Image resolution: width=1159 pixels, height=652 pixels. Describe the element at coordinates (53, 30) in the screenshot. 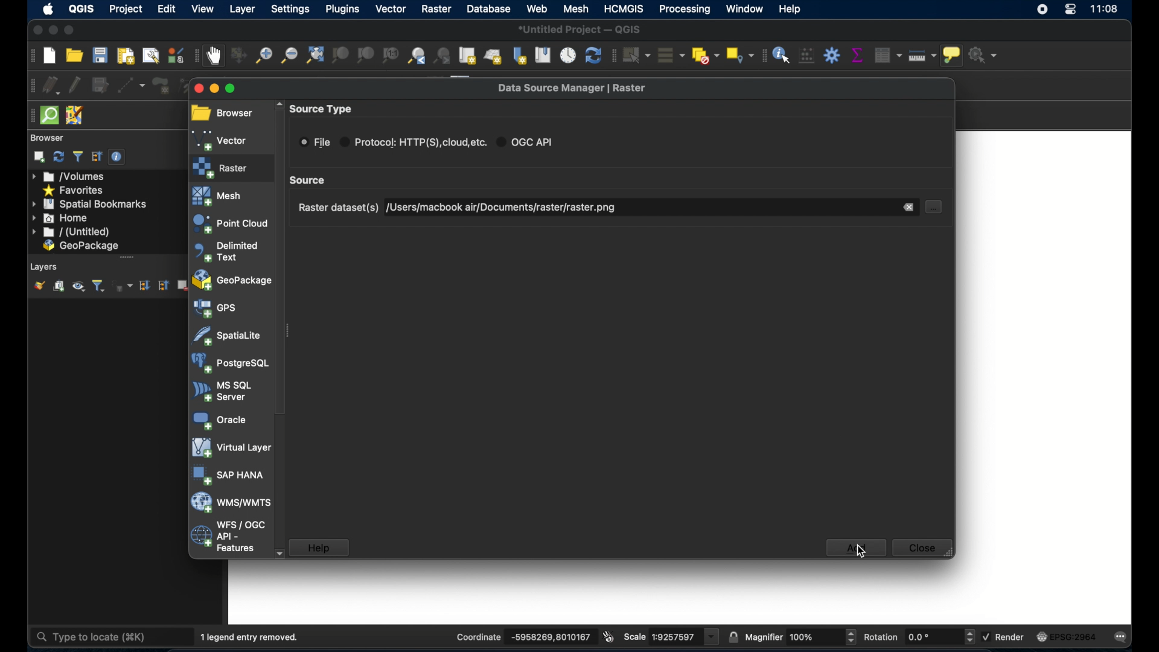

I see `minimize` at that location.